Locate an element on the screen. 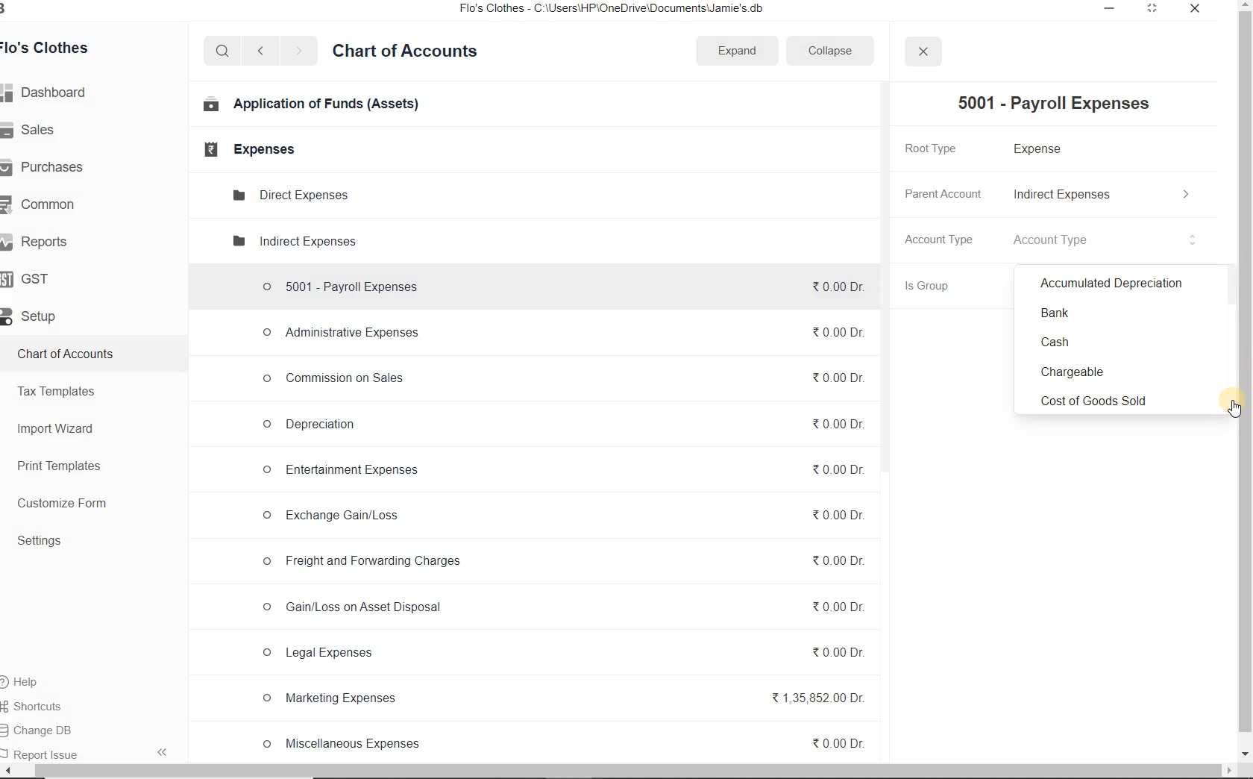 This screenshot has width=1253, height=779. Tax Templates is located at coordinates (61, 391).